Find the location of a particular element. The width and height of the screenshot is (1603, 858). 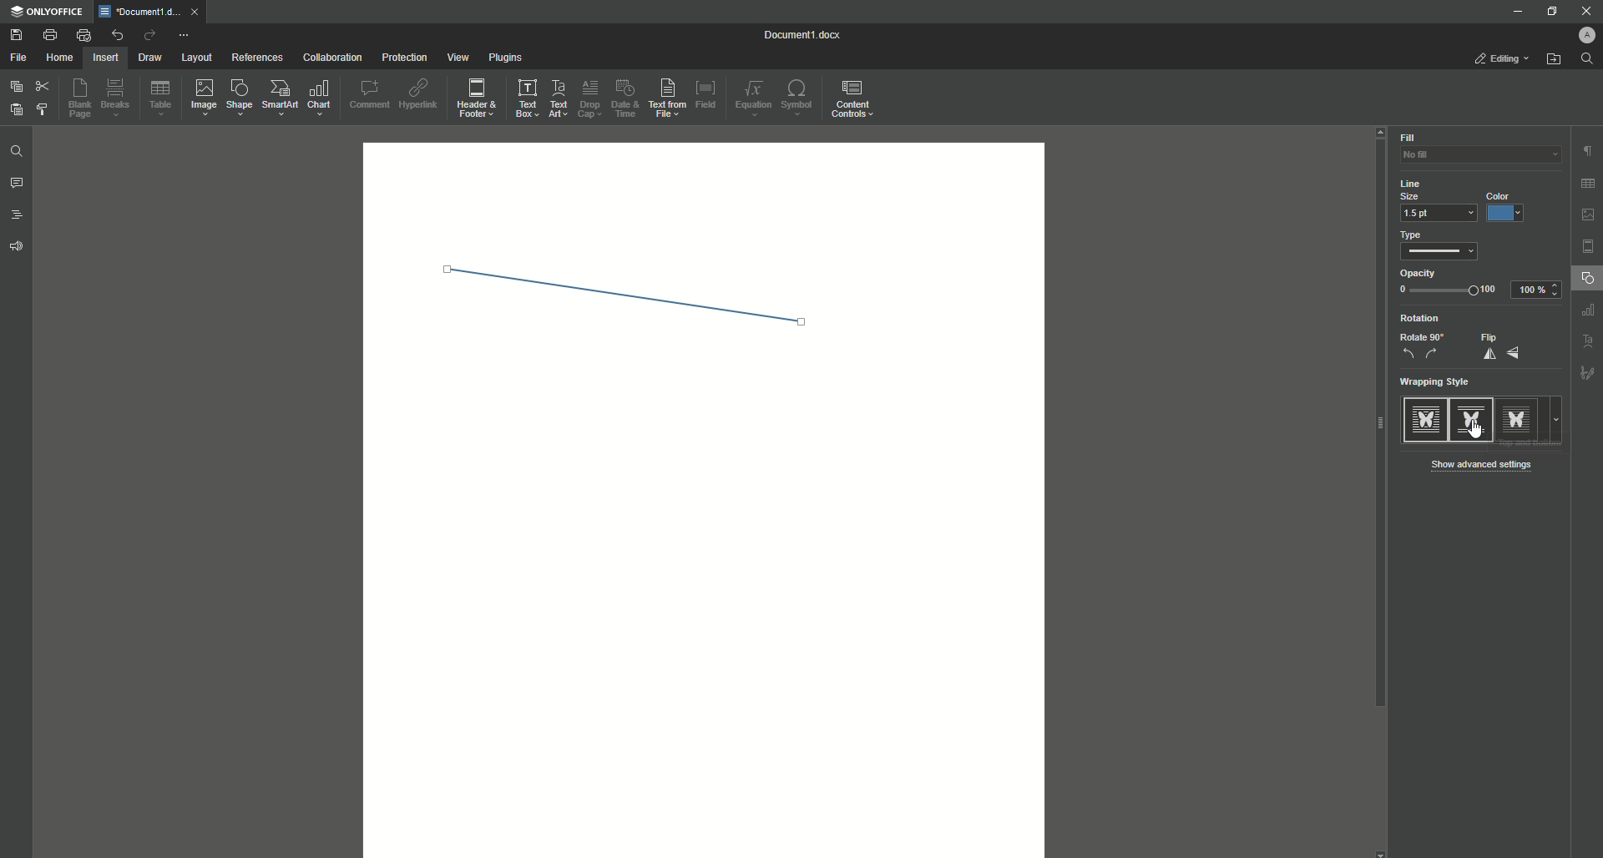

Undo is located at coordinates (116, 34).